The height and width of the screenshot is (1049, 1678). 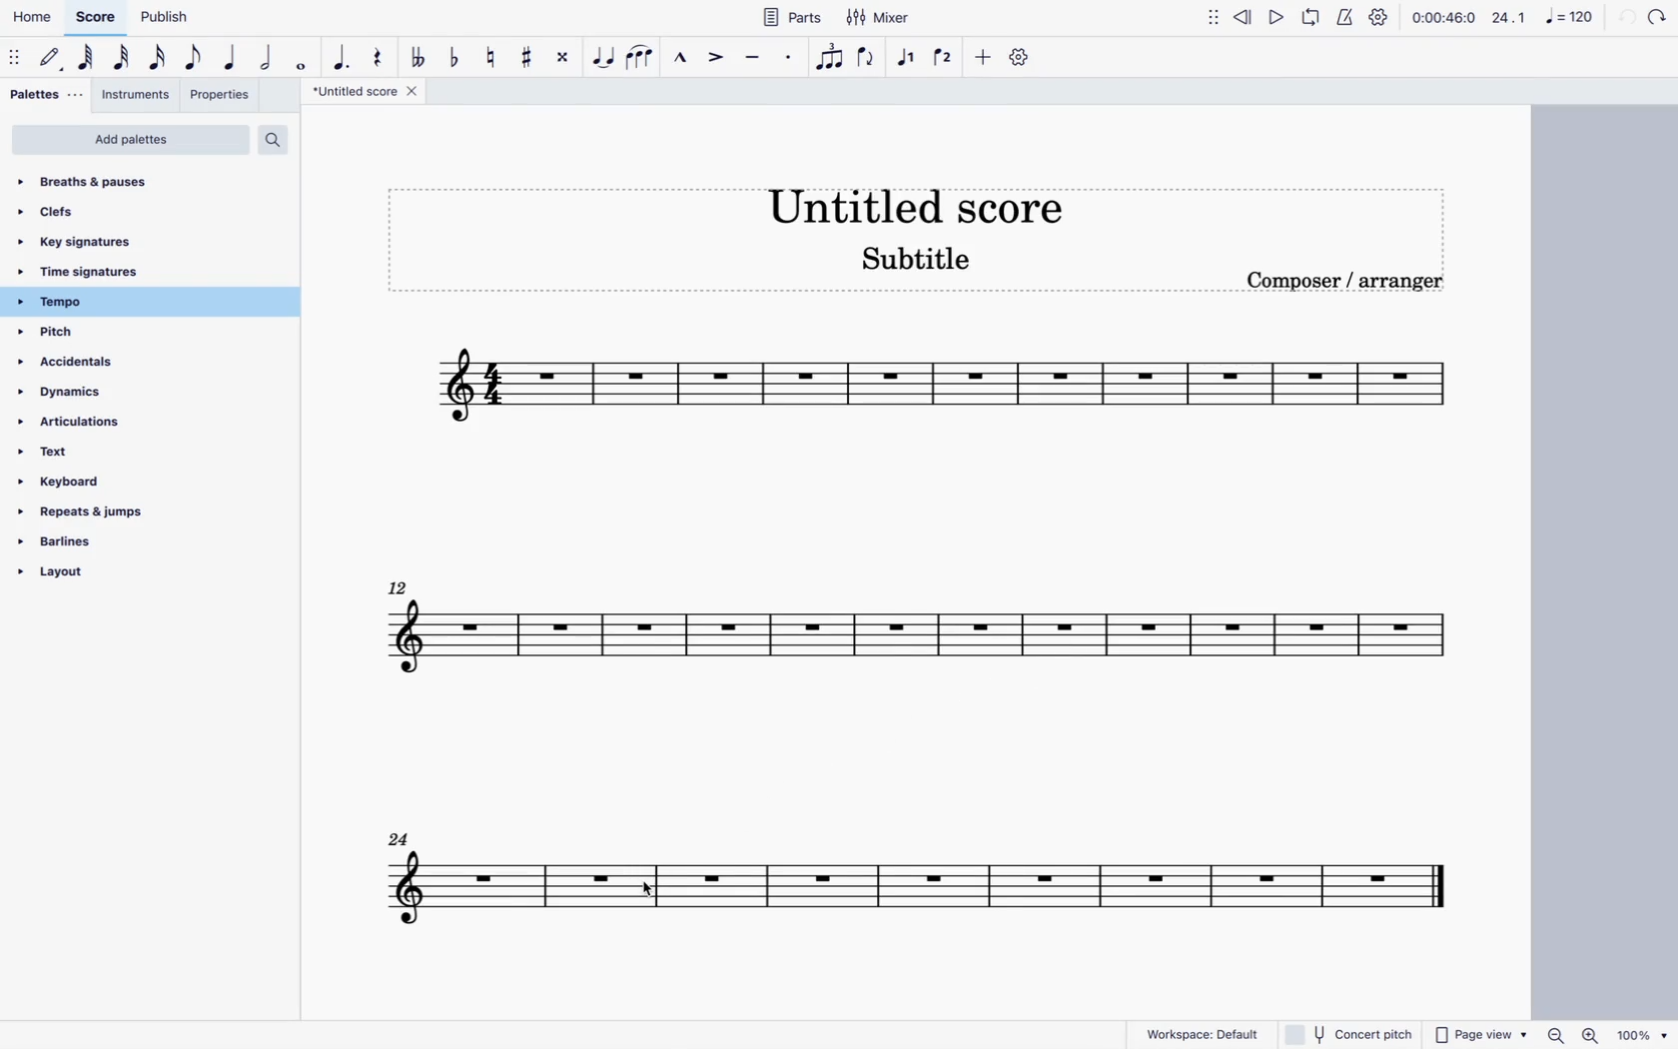 I want to click on rest, so click(x=380, y=56).